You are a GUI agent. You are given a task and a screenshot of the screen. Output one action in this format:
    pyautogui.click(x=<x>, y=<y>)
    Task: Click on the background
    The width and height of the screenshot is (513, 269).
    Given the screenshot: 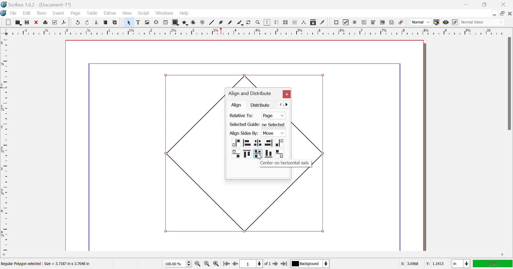 What is the action you would take?
    pyautogui.click(x=310, y=263)
    